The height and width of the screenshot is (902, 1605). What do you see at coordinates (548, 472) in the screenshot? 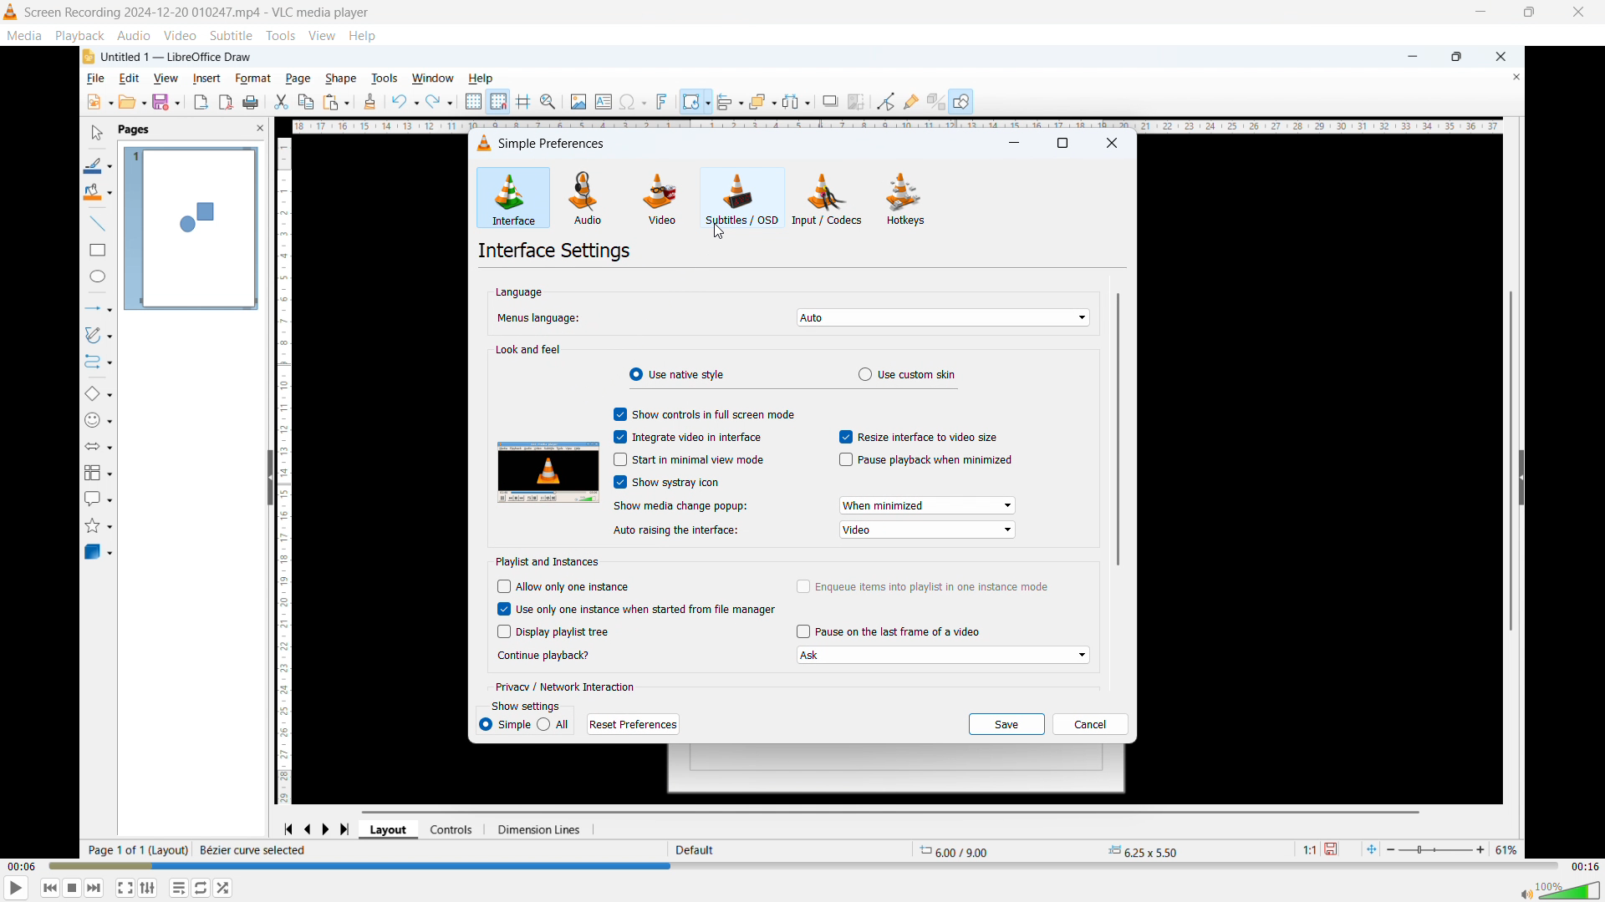
I see `Preview ` at bounding box center [548, 472].